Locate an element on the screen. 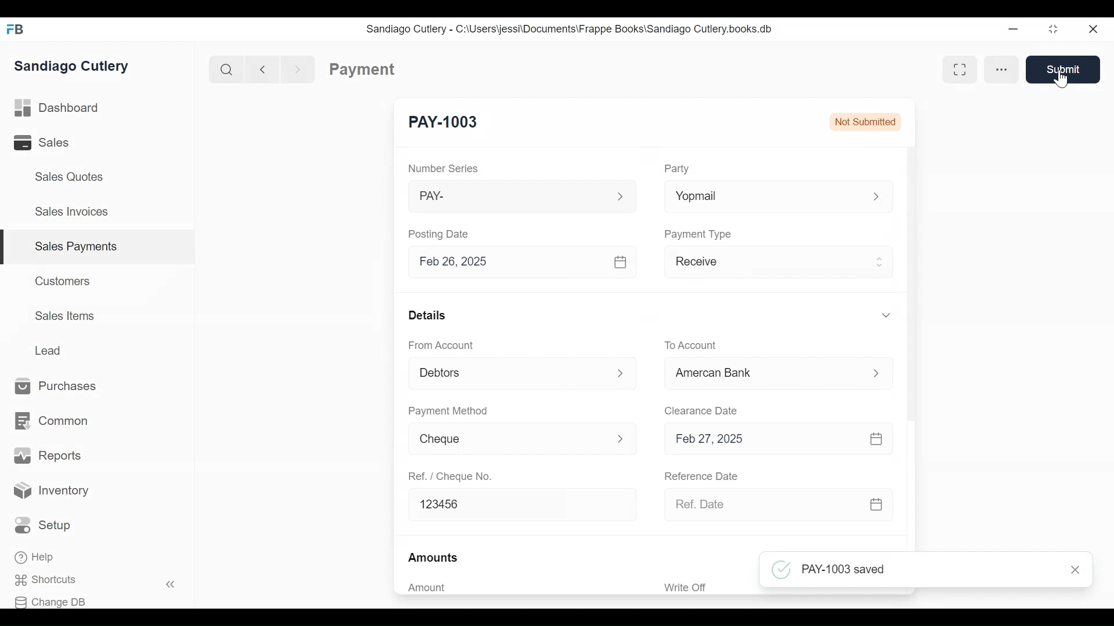  PAY-1003 is located at coordinates (444, 122).